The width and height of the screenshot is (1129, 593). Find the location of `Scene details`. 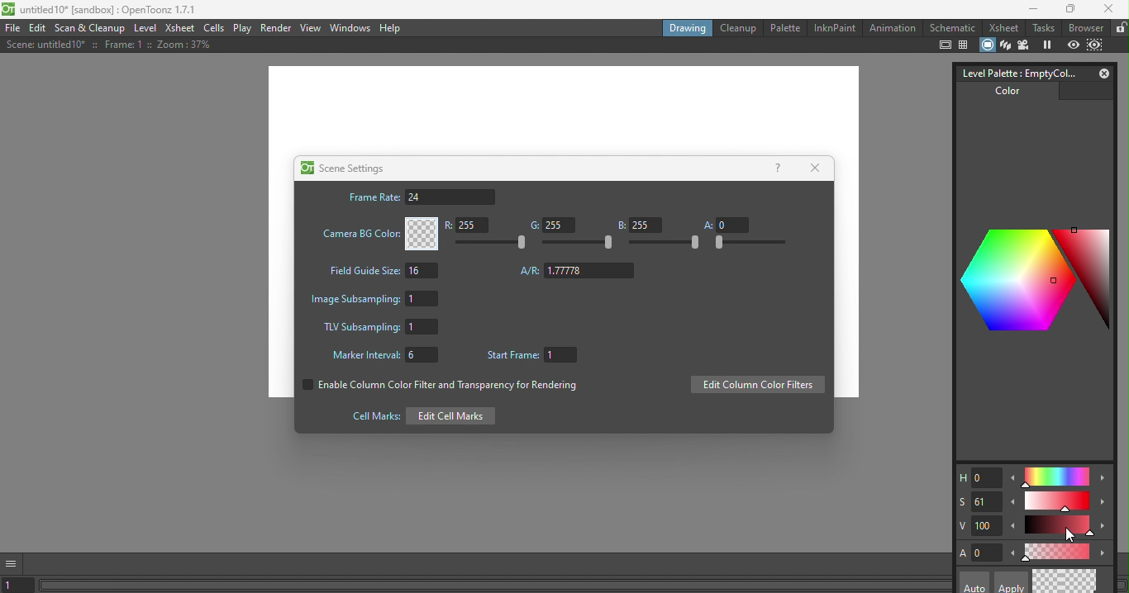

Scene details is located at coordinates (105, 46).